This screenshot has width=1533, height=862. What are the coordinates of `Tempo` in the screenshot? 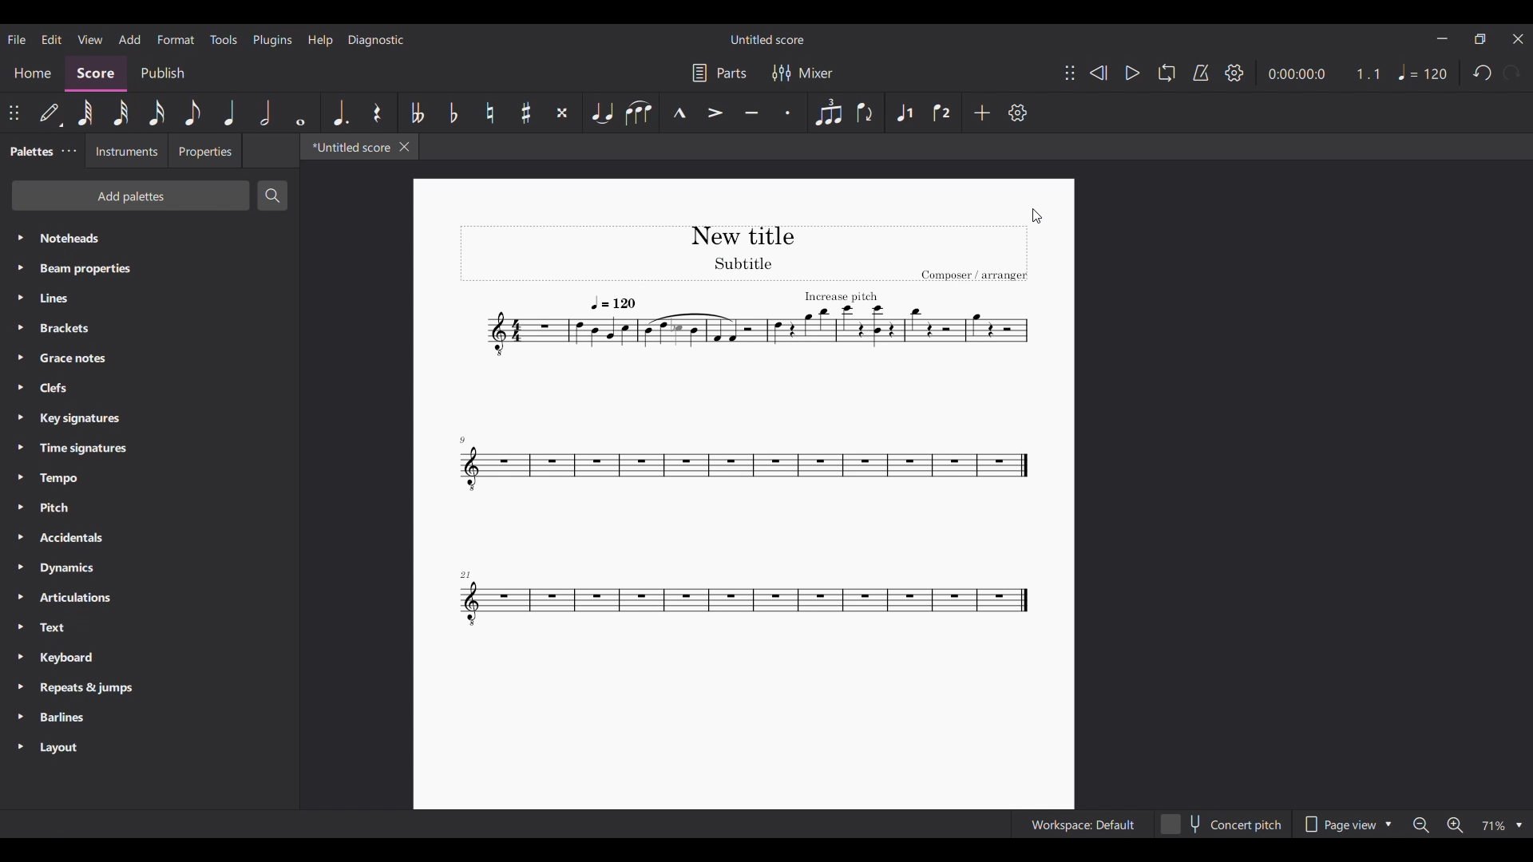 It's located at (1422, 72).